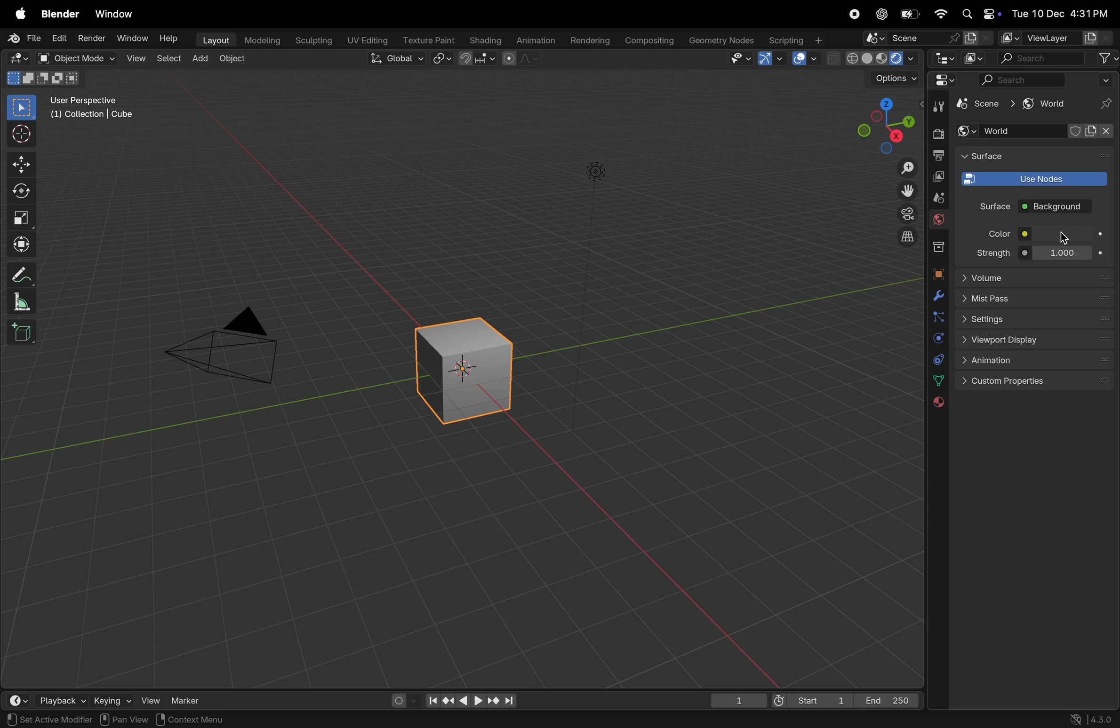  What do you see at coordinates (937, 134) in the screenshot?
I see `render` at bounding box center [937, 134].